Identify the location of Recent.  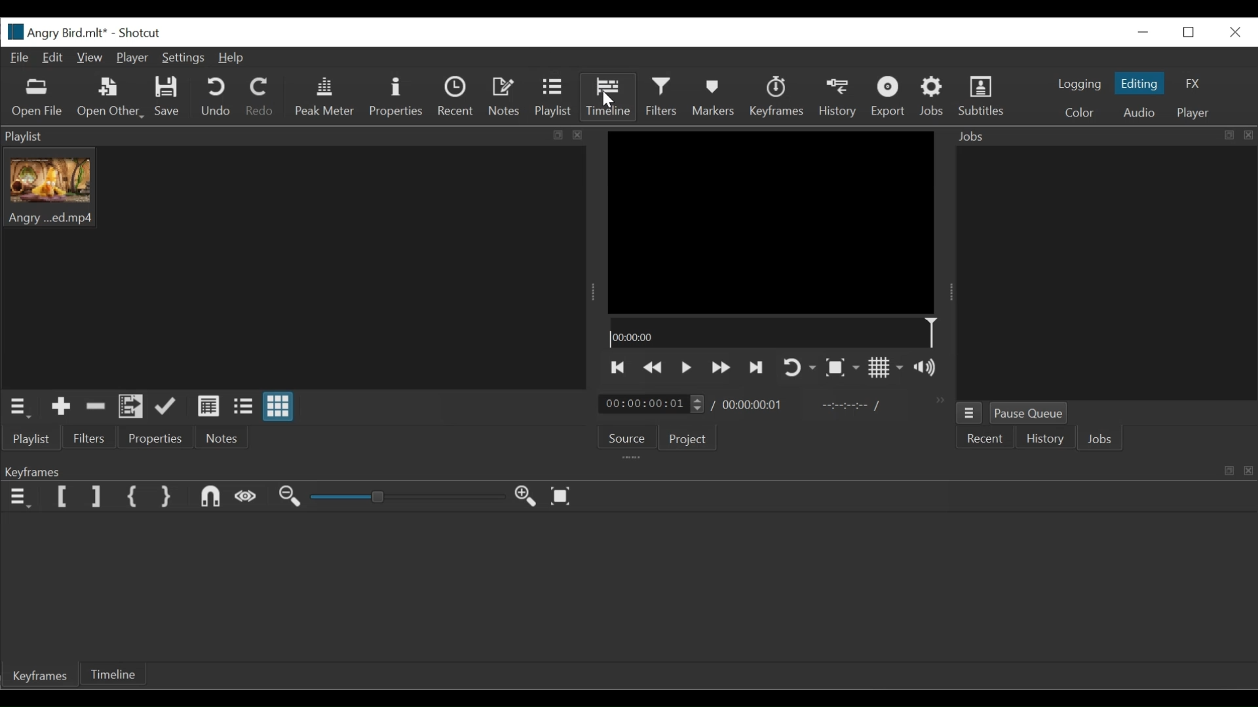
(455, 98).